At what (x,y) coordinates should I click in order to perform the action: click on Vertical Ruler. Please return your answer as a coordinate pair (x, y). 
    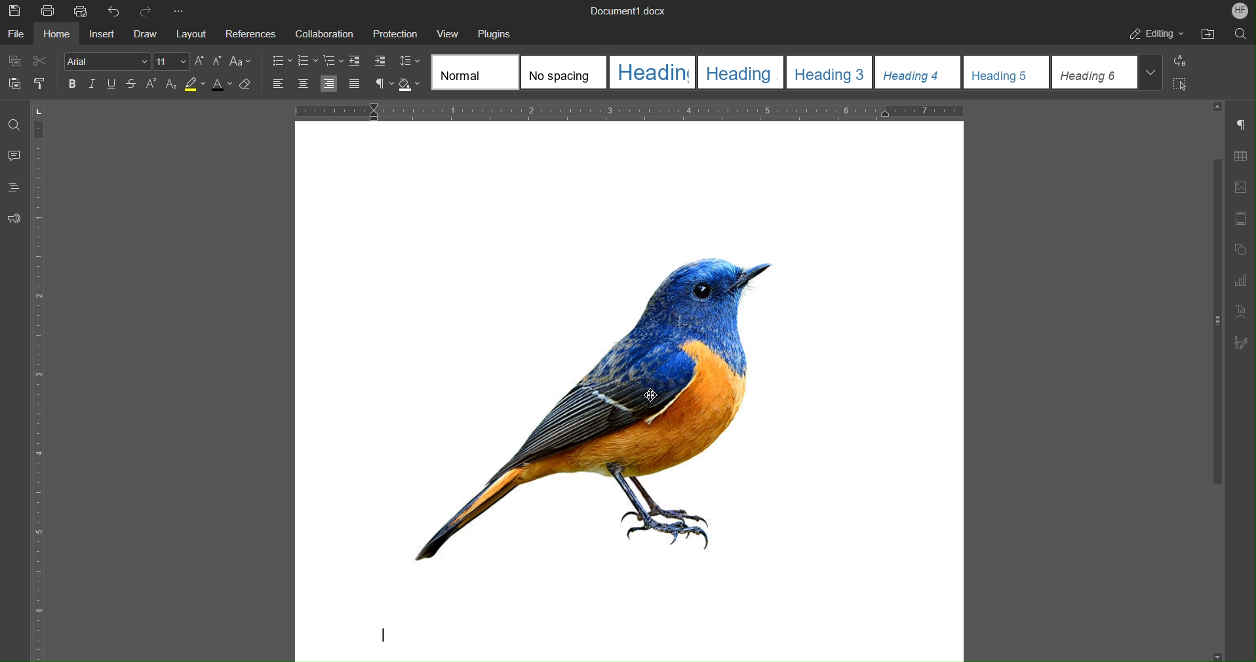
    Looking at the image, I should click on (43, 380).